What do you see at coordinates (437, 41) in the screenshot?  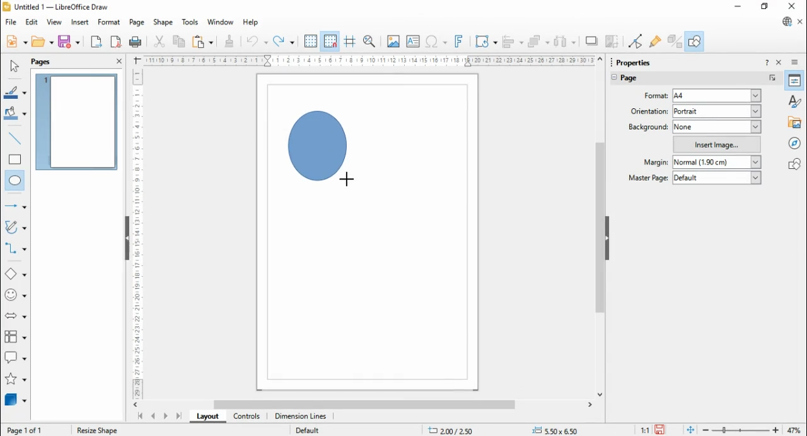 I see `insert special characters` at bounding box center [437, 41].